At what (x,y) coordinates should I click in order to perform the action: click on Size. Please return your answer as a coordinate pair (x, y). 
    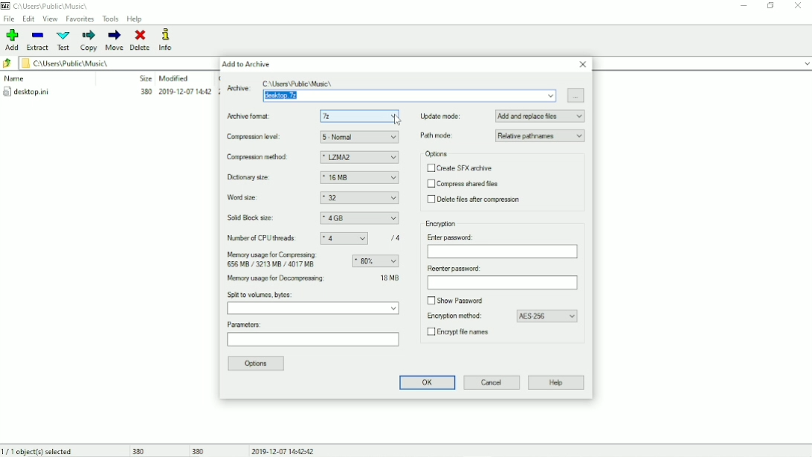
    Looking at the image, I should click on (143, 78).